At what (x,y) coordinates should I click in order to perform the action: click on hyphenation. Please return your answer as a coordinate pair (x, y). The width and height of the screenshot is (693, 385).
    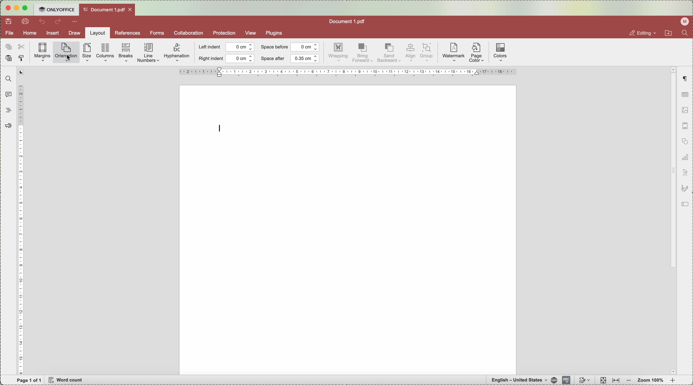
    Looking at the image, I should click on (177, 53).